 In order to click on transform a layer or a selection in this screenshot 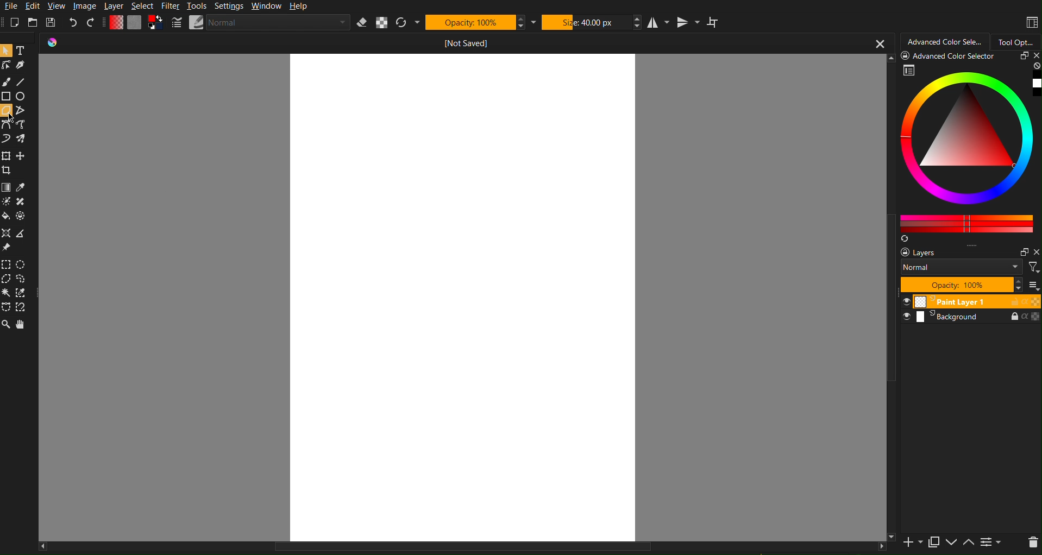, I will do `click(7, 155)`.